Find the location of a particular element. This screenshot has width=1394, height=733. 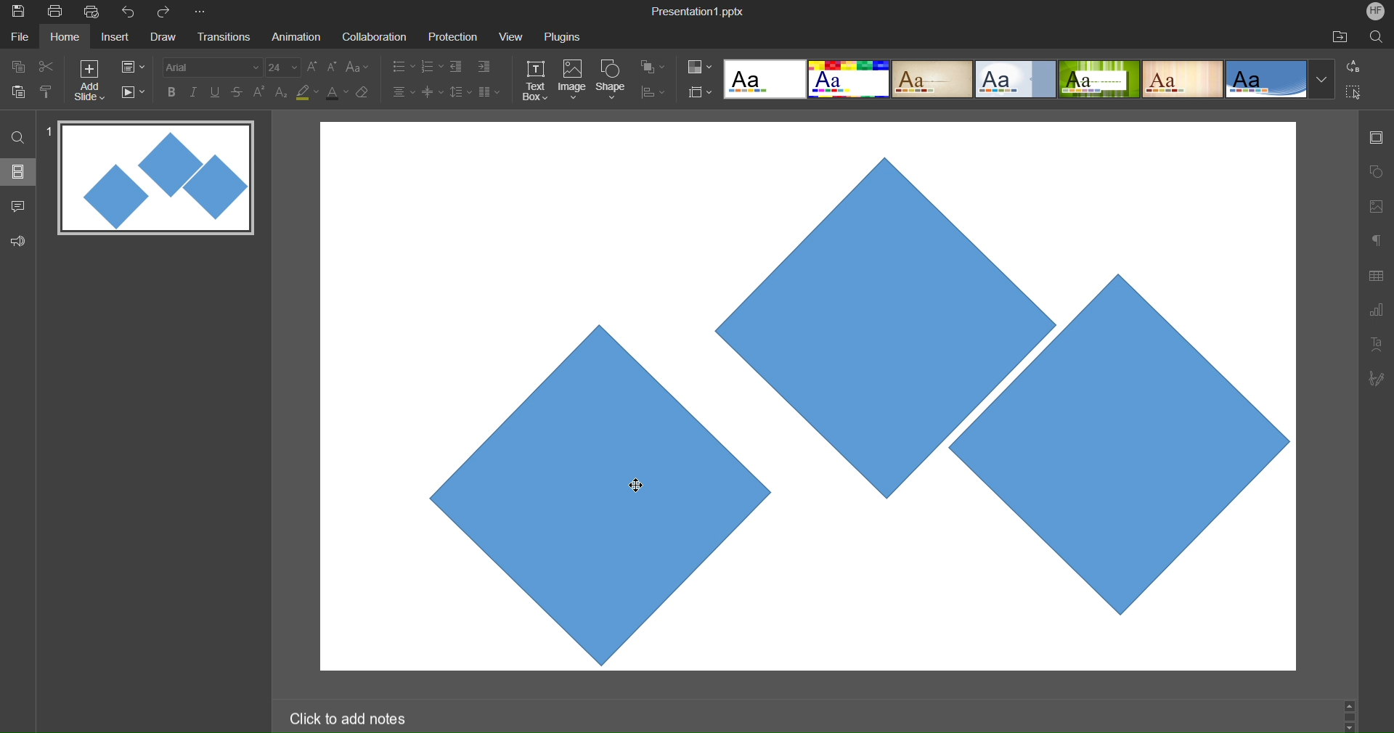

Alignment is located at coordinates (402, 91).